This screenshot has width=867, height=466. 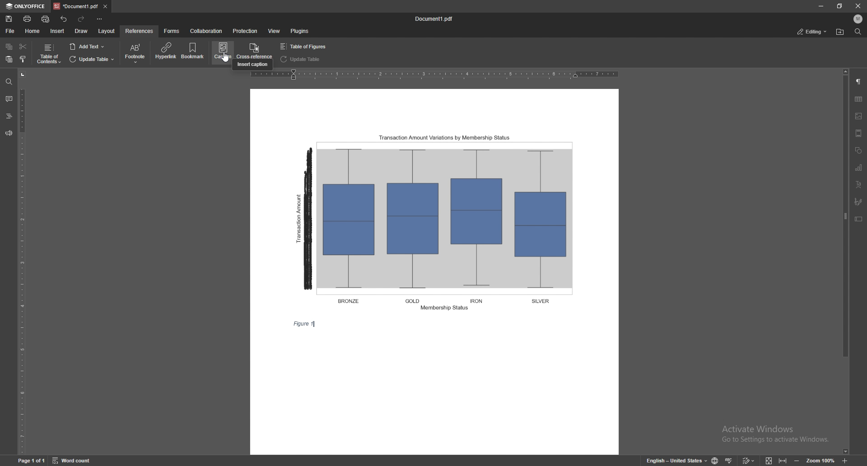 I want to click on page, so click(x=31, y=460).